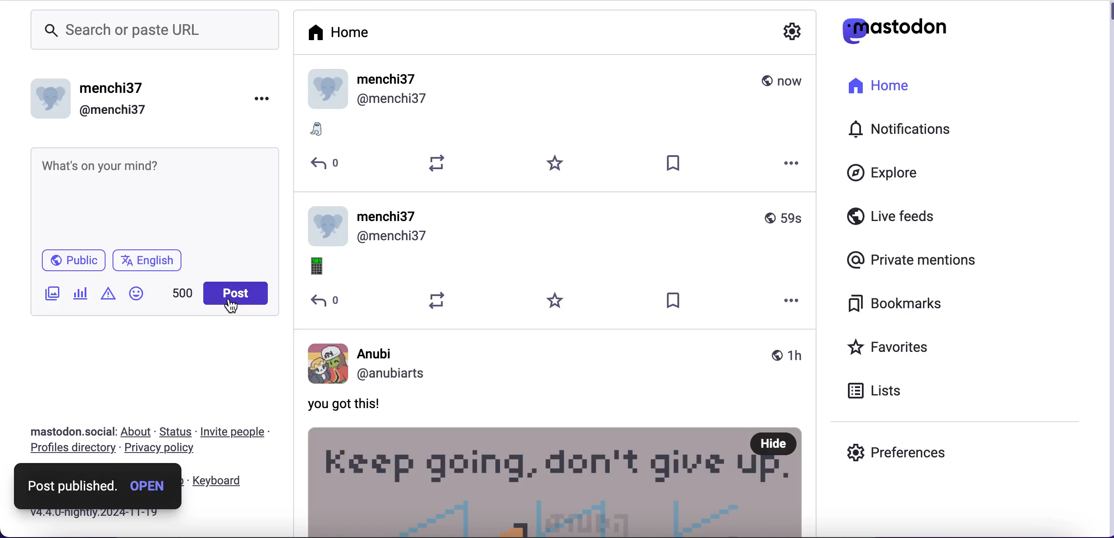  Describe the element at coordinates (93, 515) in the screenshot. I see `v4.4.0-nightly.2024-11-19` at that location.